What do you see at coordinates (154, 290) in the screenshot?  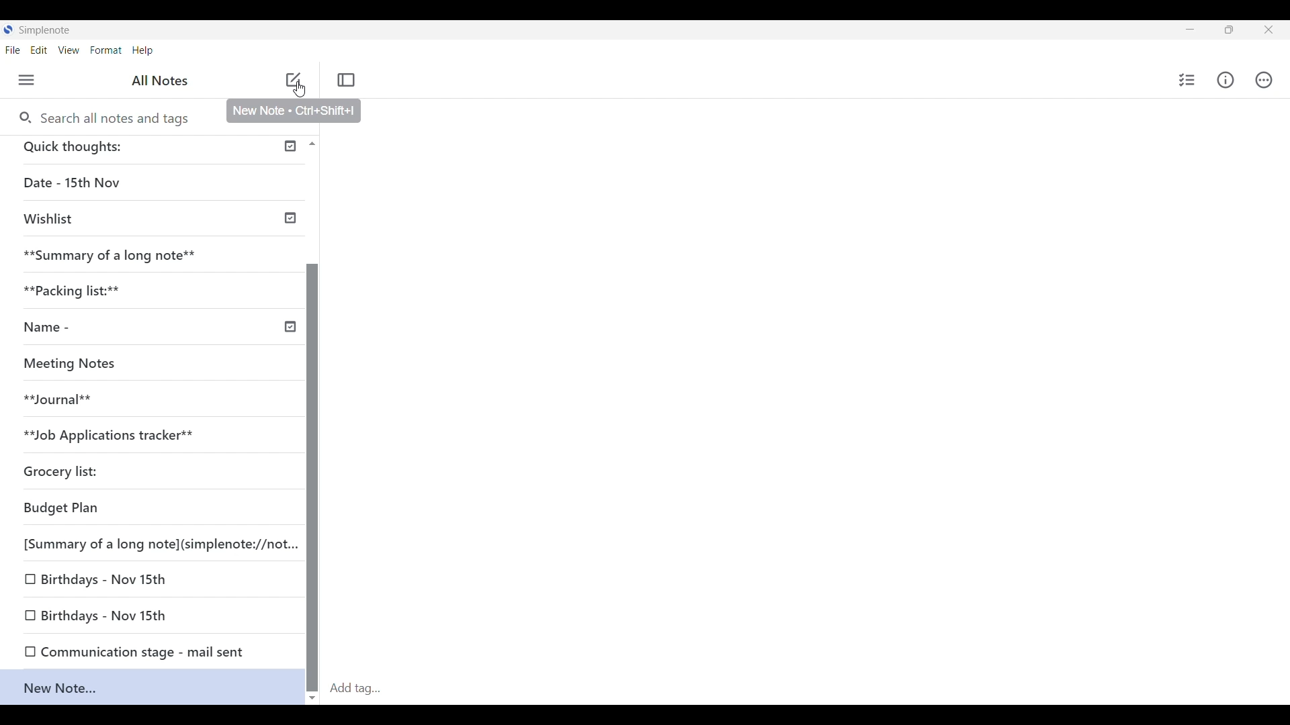 I see `**Packing list:**` at bounding box center [154, 290].